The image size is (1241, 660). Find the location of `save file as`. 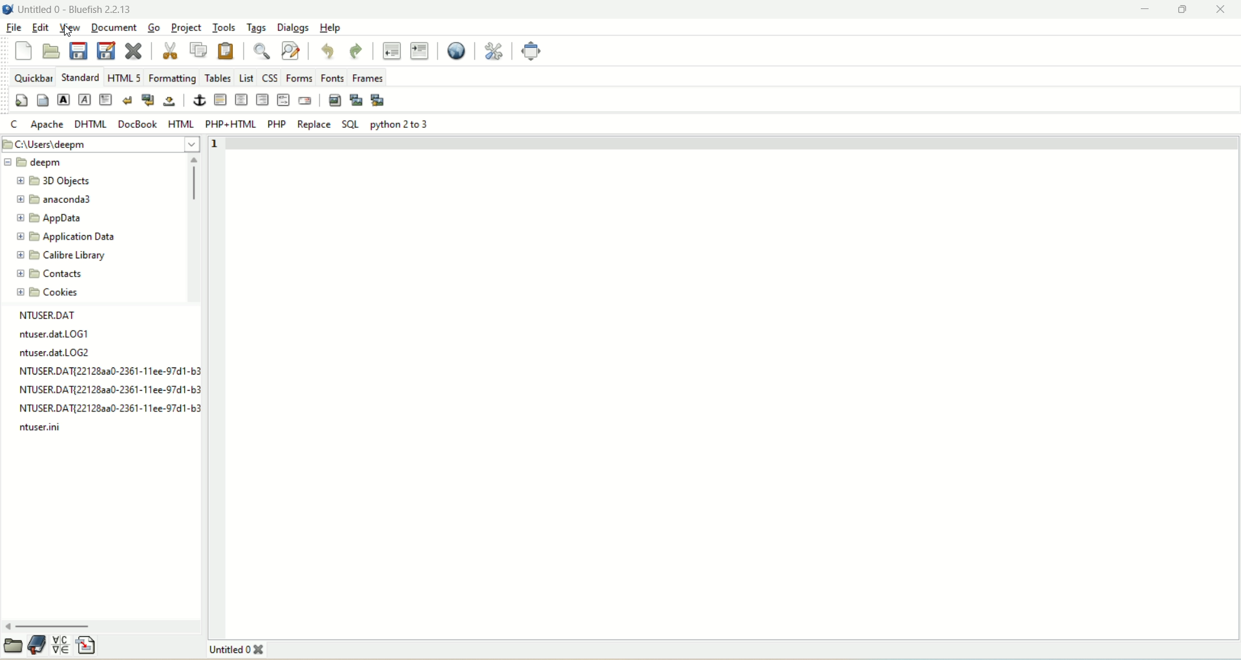

save file as is located at coordinates (105, 51).